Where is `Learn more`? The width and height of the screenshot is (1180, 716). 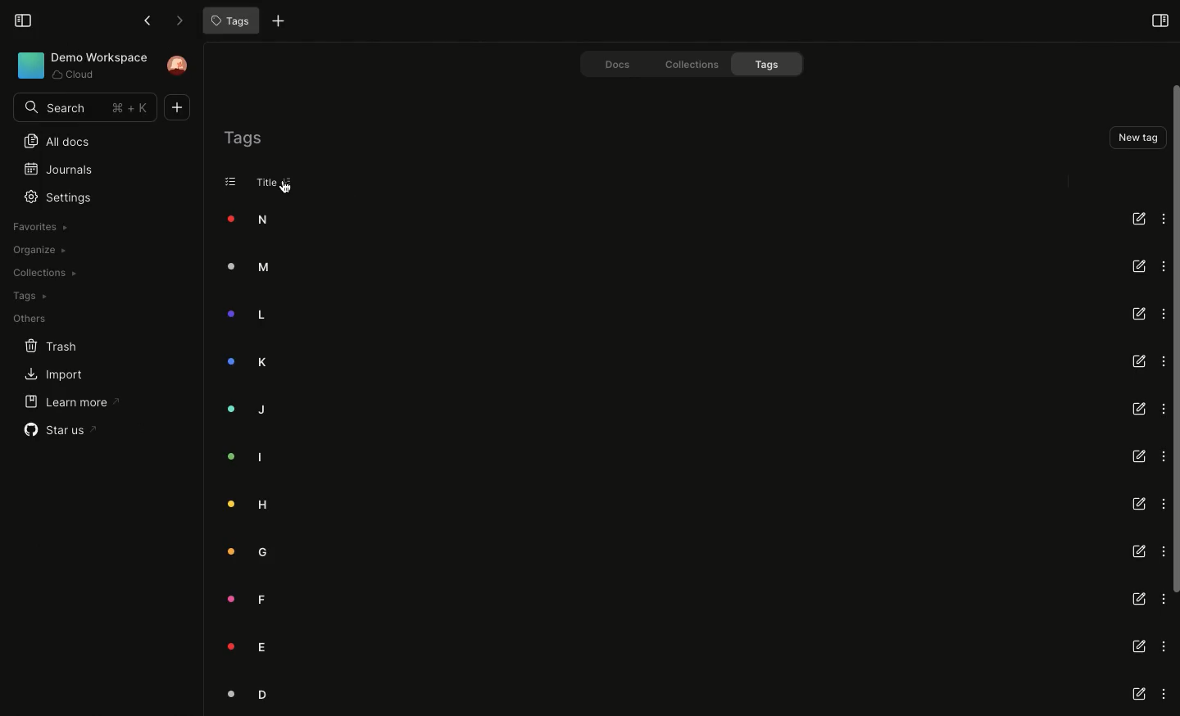 Learn more is located at coordinates (64, 403).